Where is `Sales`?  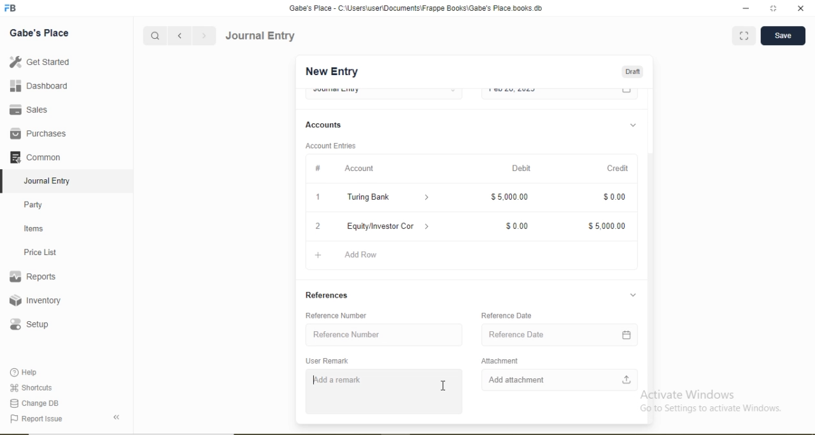 Sales is located at coordinates (27, 109).